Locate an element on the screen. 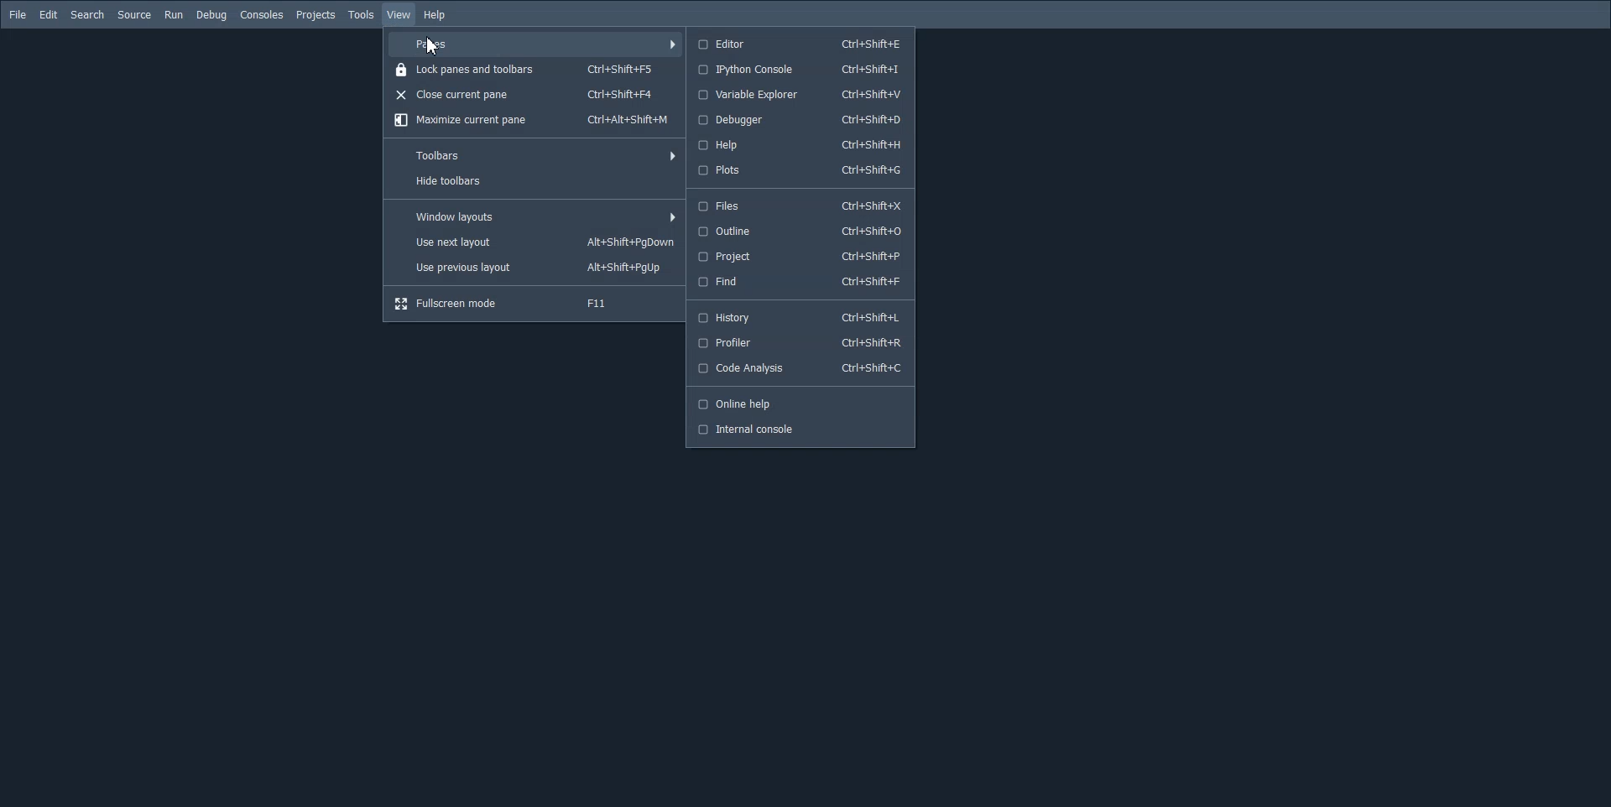 This screenshot has width=1611, height=807. Debug is located at coordinates (211, 15).